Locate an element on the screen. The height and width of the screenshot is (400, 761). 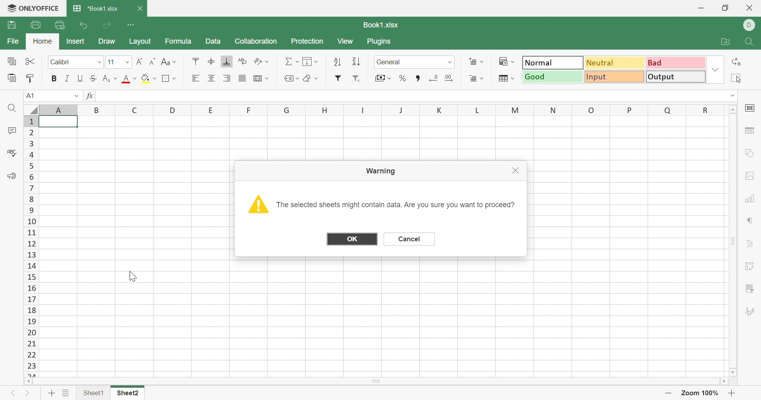
Remove filter is located at coordinates (358, 79).